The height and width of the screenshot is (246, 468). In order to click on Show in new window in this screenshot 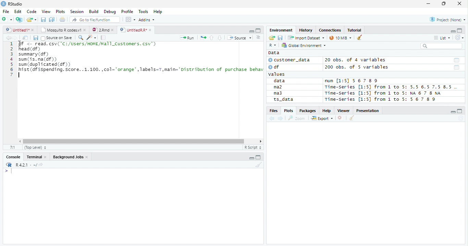, I will do `click(26, 38)`.